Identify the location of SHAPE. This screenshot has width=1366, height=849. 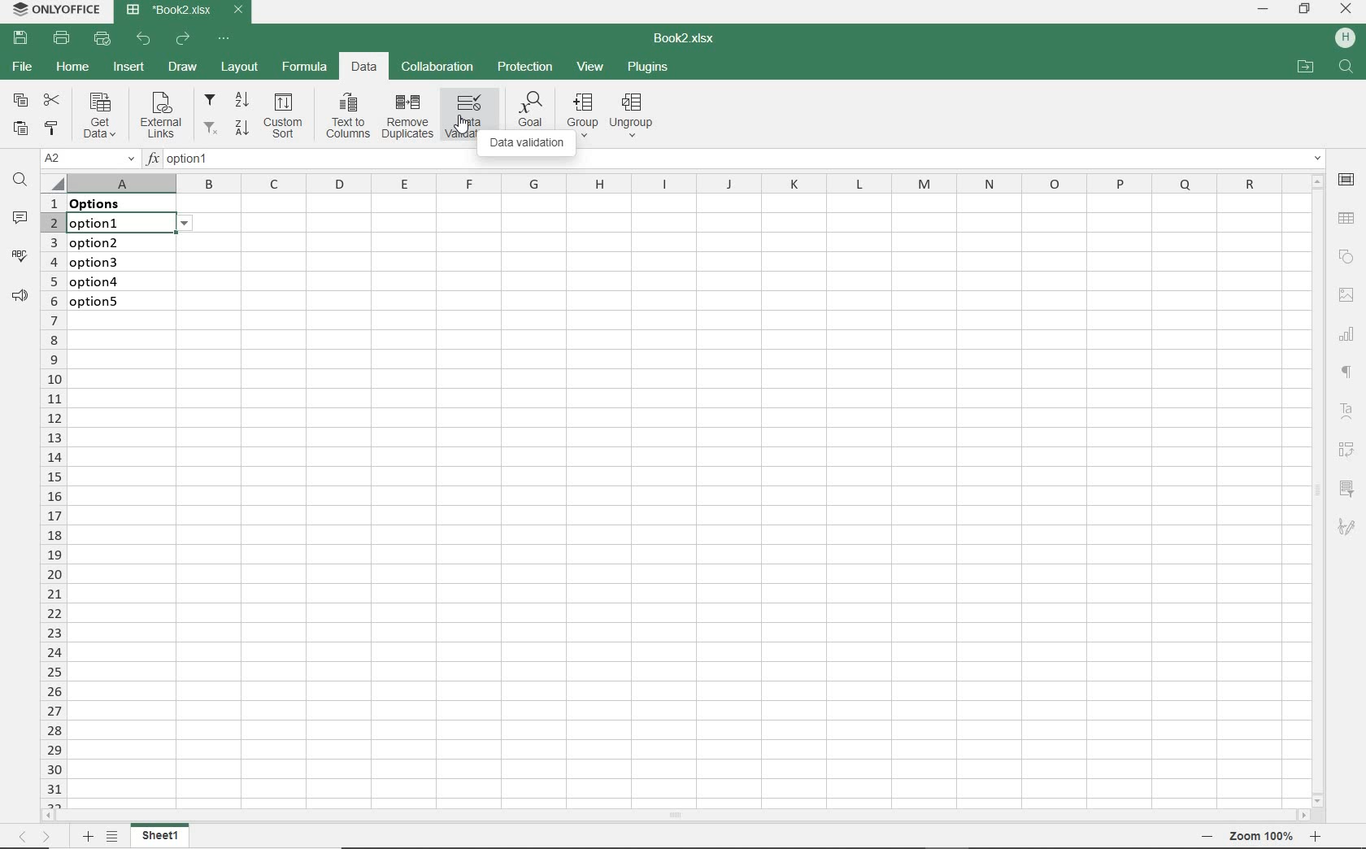
(1348, 257).